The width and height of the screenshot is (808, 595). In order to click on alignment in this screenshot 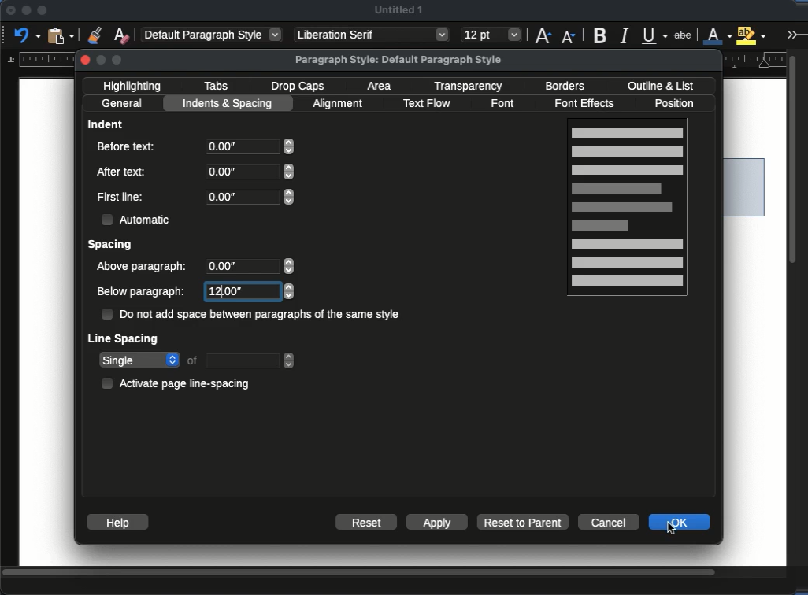, I will do `click(340, 104)`.